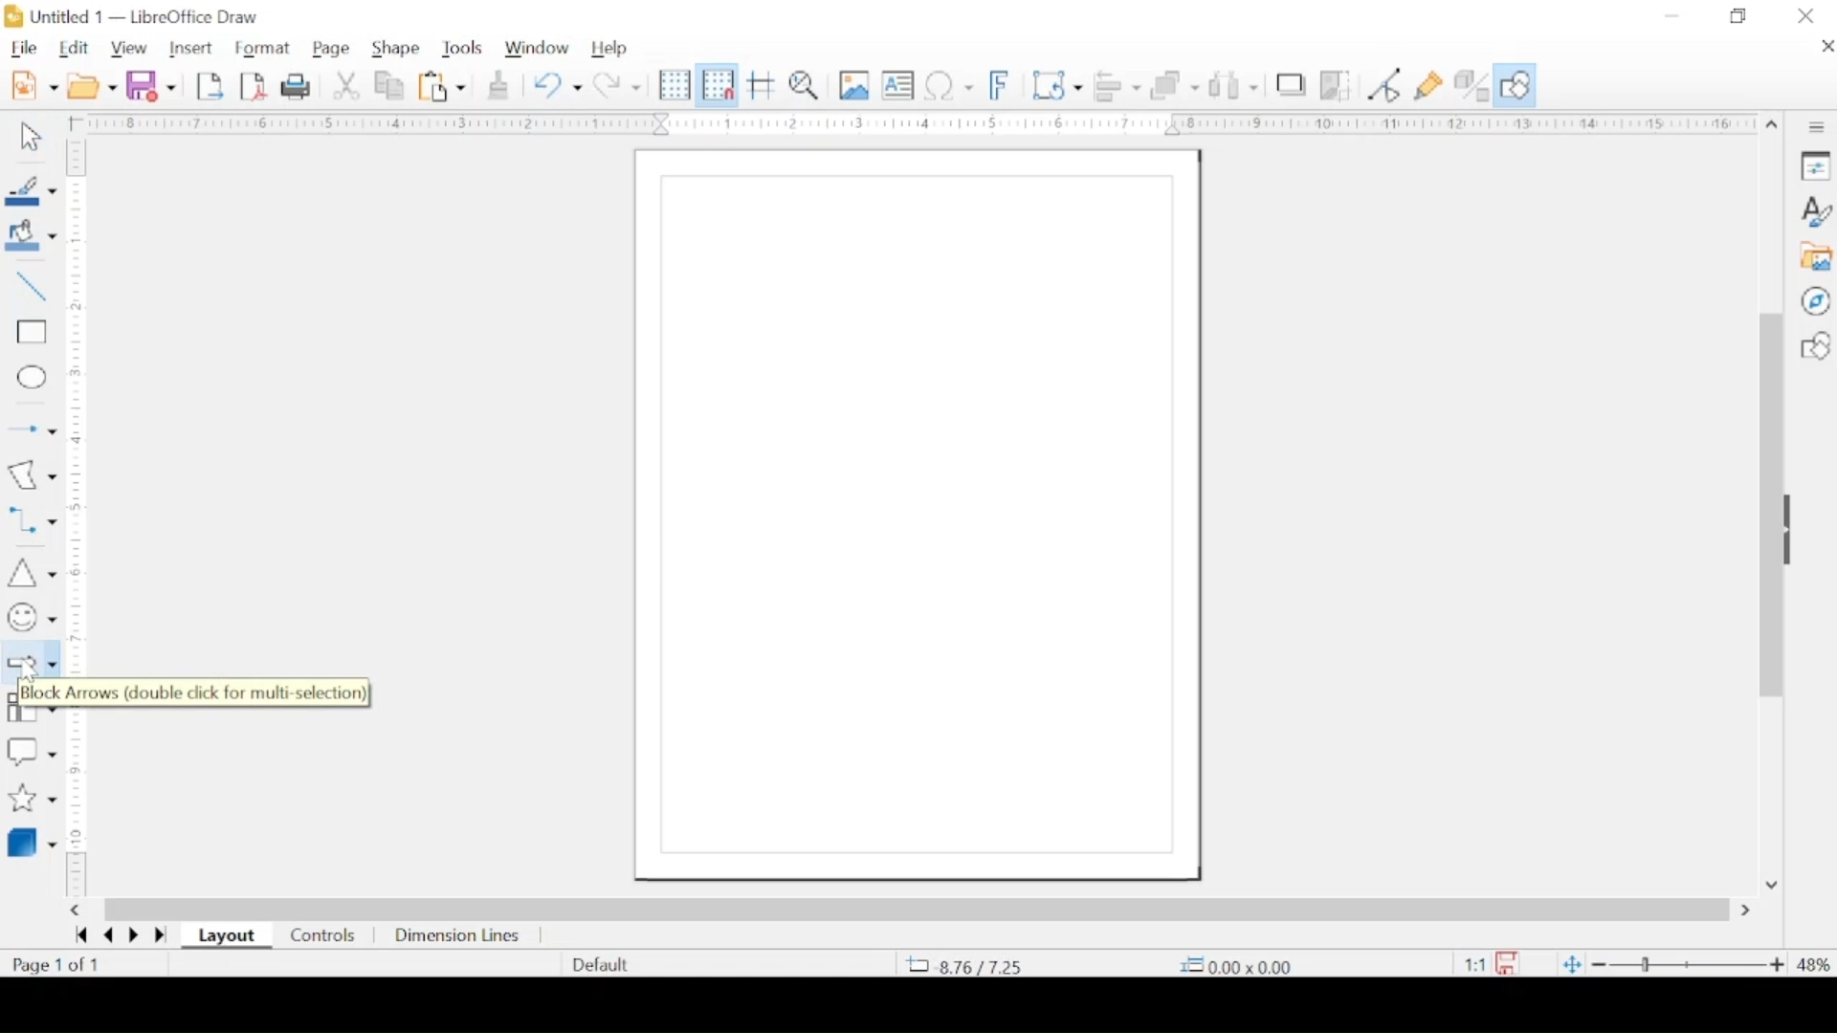 The image size is (1837, 1033). Describe the element at coordinates (1516, 84) in the screenshot. I see `show draw functions` at that location.